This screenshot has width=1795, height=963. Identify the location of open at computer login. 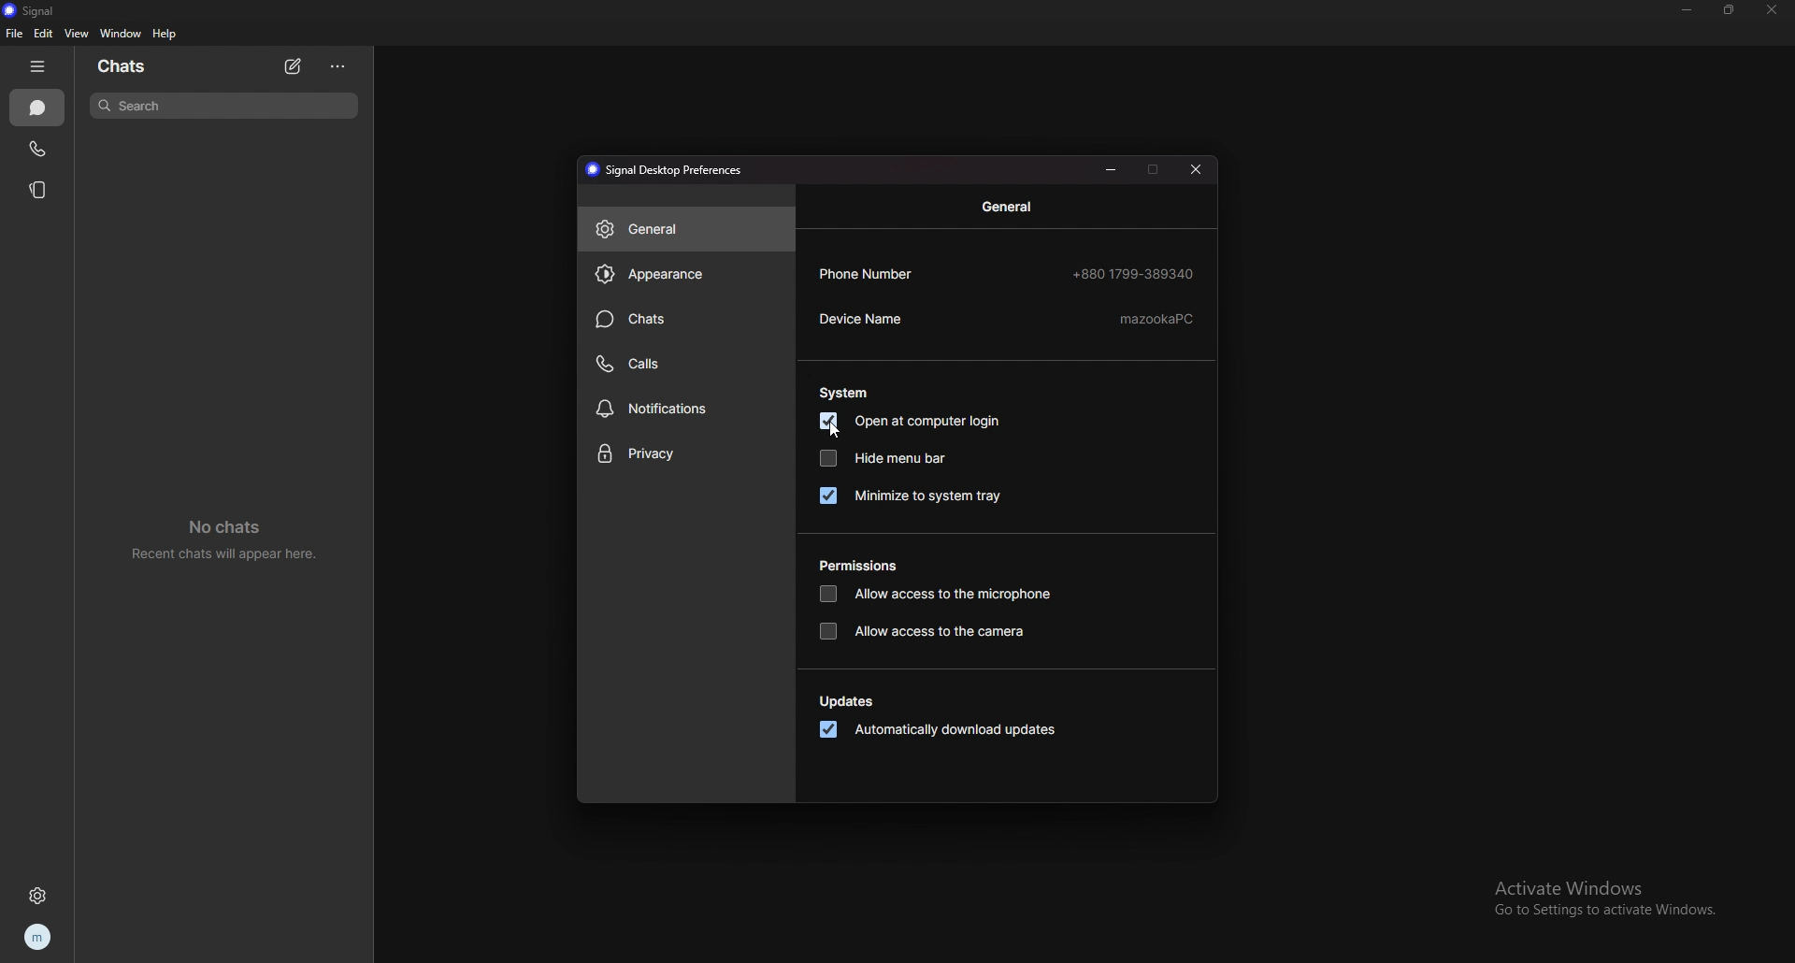
(915, 422).